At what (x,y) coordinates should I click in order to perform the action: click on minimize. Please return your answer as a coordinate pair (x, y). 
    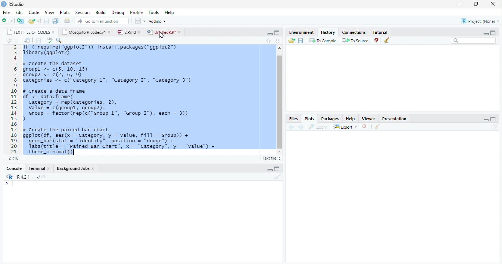
    Looking at the image, I should click on (269, 33).